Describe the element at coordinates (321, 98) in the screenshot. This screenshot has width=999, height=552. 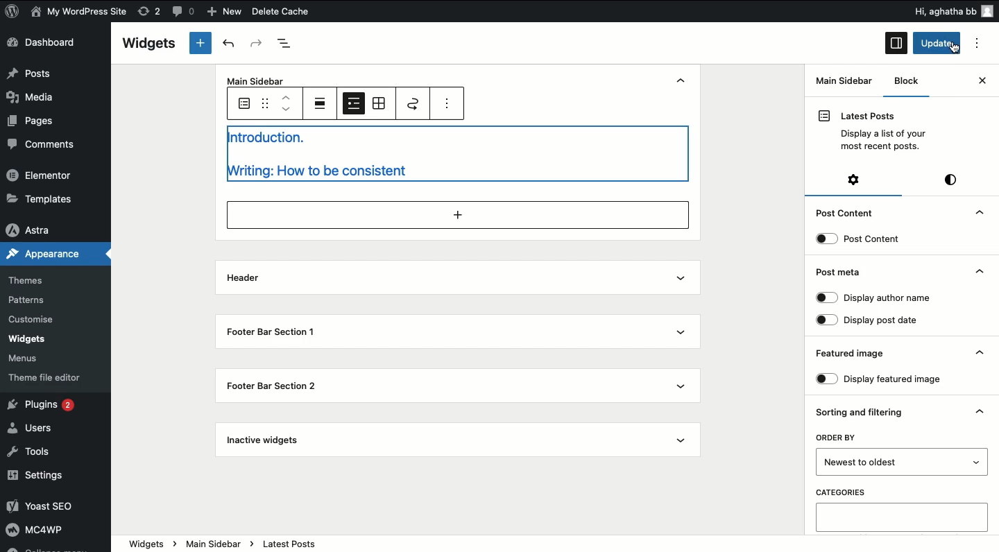
I see `Align` at that location.